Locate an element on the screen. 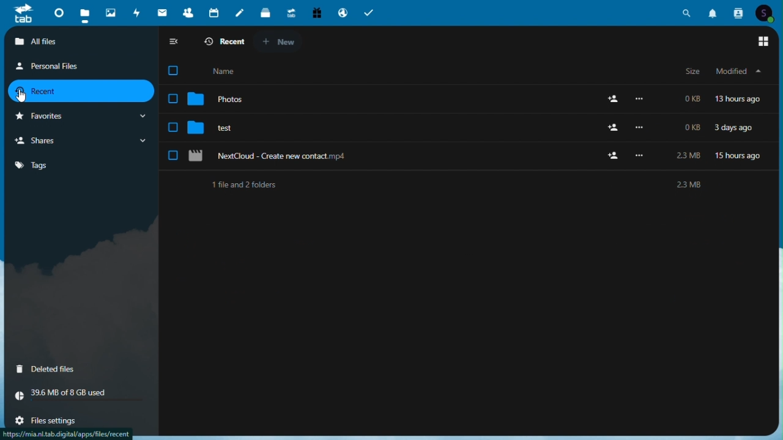 The image size is (783, 440). contacts is located at coordinates (738, 13).